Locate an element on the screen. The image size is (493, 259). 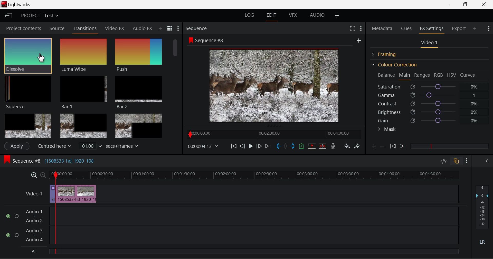
Remove All Marks is located at coordinates (286, 147).